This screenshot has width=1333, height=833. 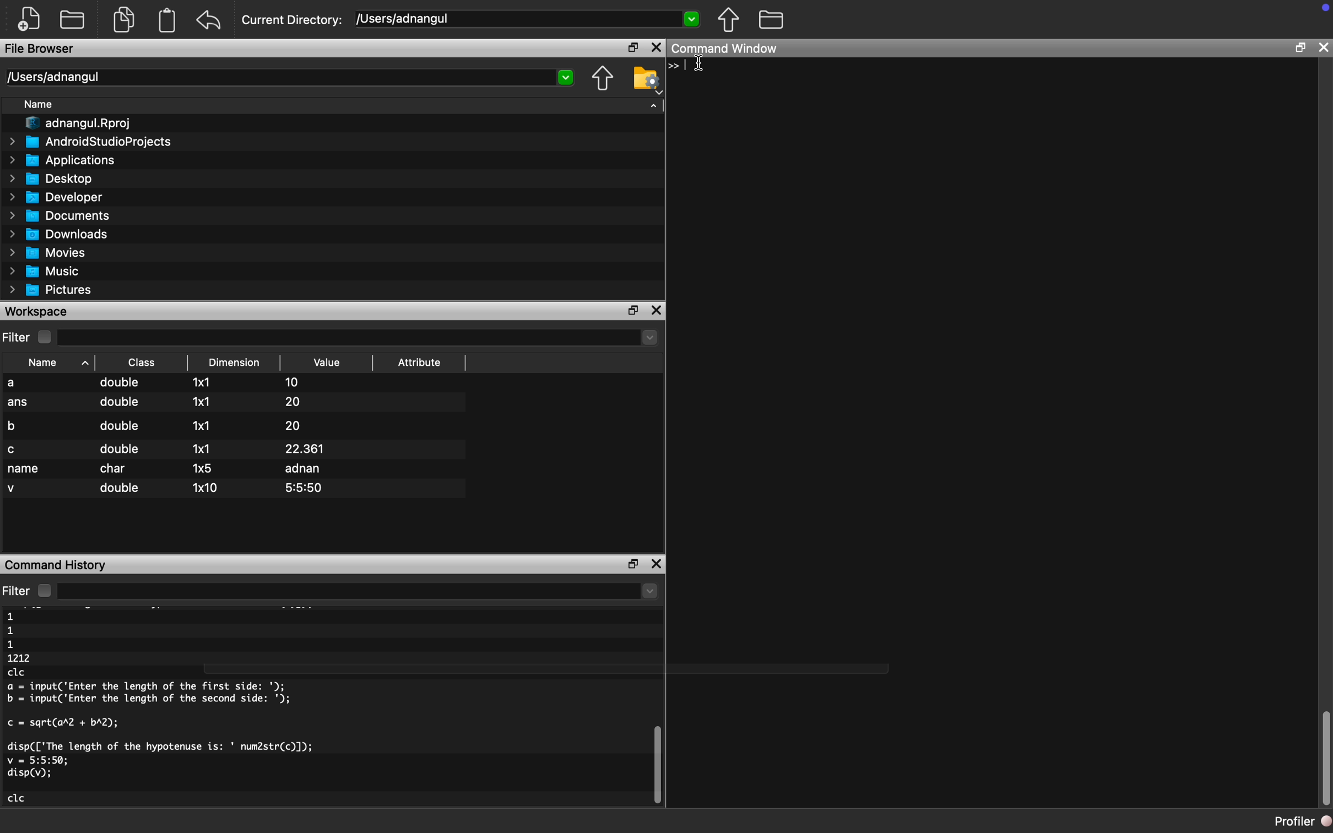 I want to click on Value, so click(x=327, y=362).